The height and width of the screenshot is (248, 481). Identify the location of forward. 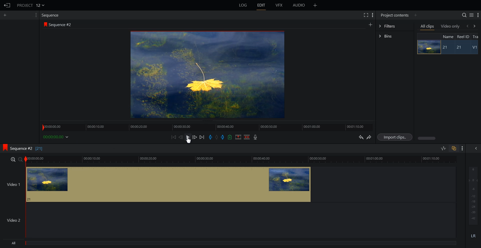
(475, 26).